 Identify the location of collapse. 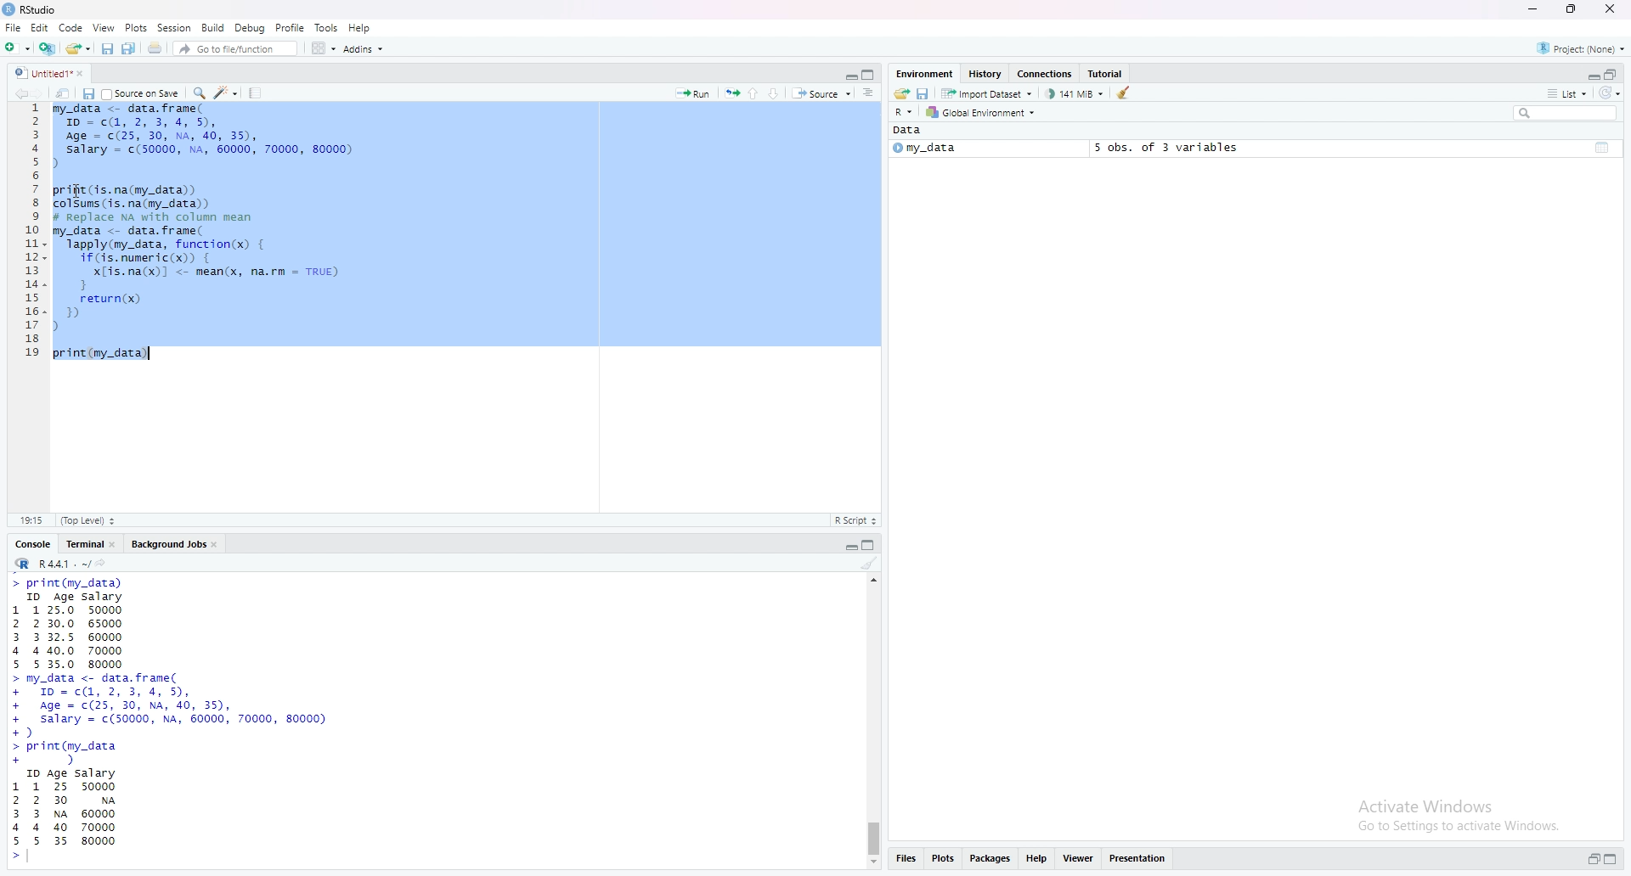
(1603, 146).